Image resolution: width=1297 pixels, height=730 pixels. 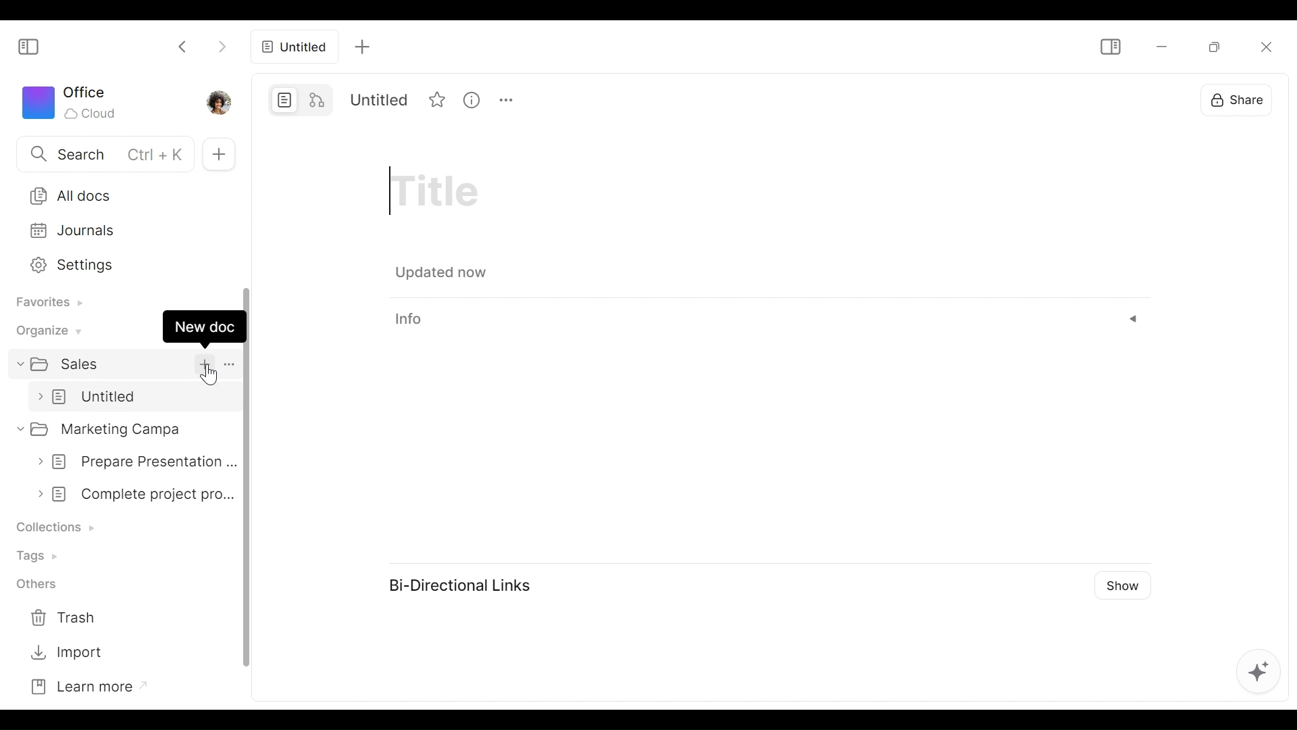 What do you see at coordinates (47, 330) in the screenshot?
I see `Organize` at bounding box center [47, 330].